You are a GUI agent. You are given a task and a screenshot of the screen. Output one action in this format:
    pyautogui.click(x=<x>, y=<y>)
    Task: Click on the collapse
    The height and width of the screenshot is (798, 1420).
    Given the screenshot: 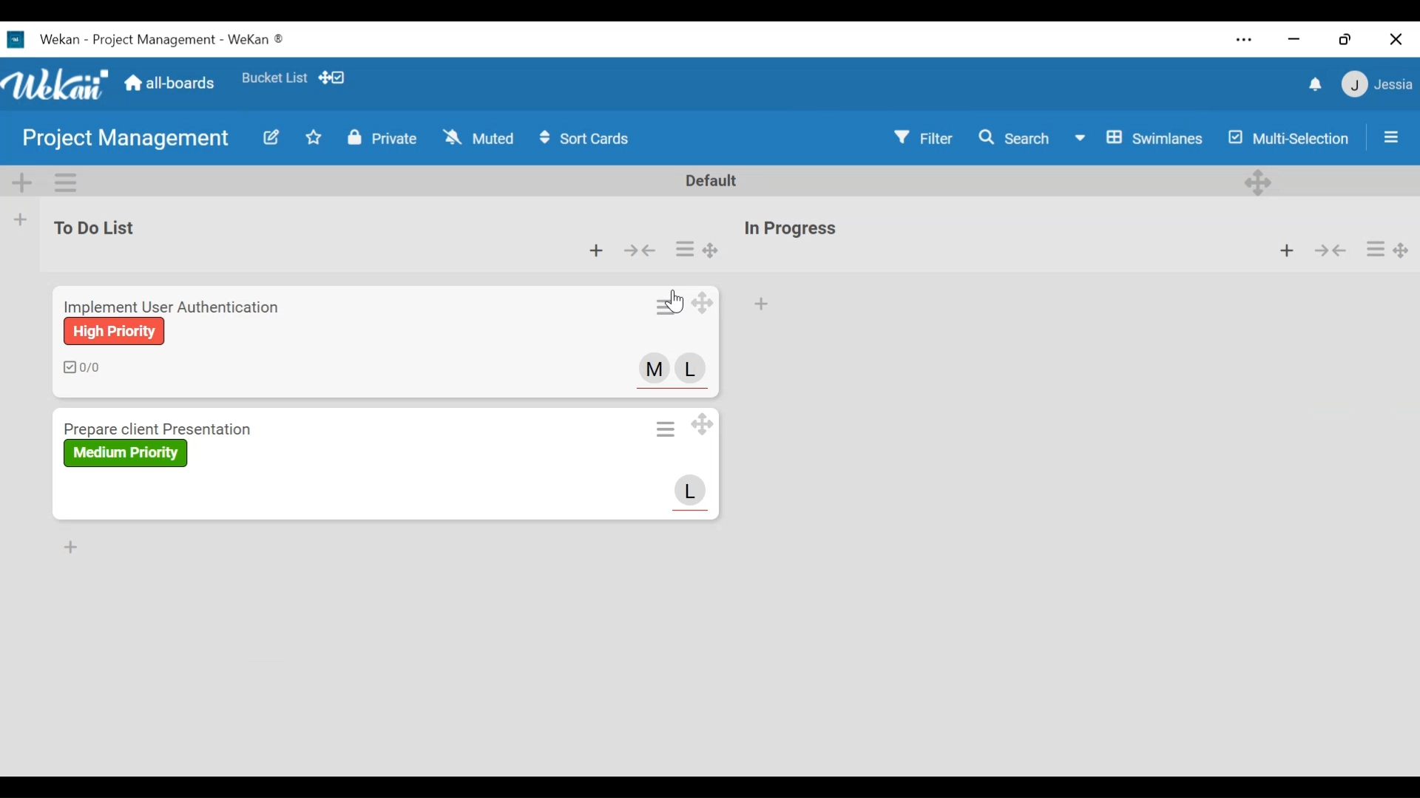 What is the action you would take?
    pyautogui.click(x=1333, y=250)
    